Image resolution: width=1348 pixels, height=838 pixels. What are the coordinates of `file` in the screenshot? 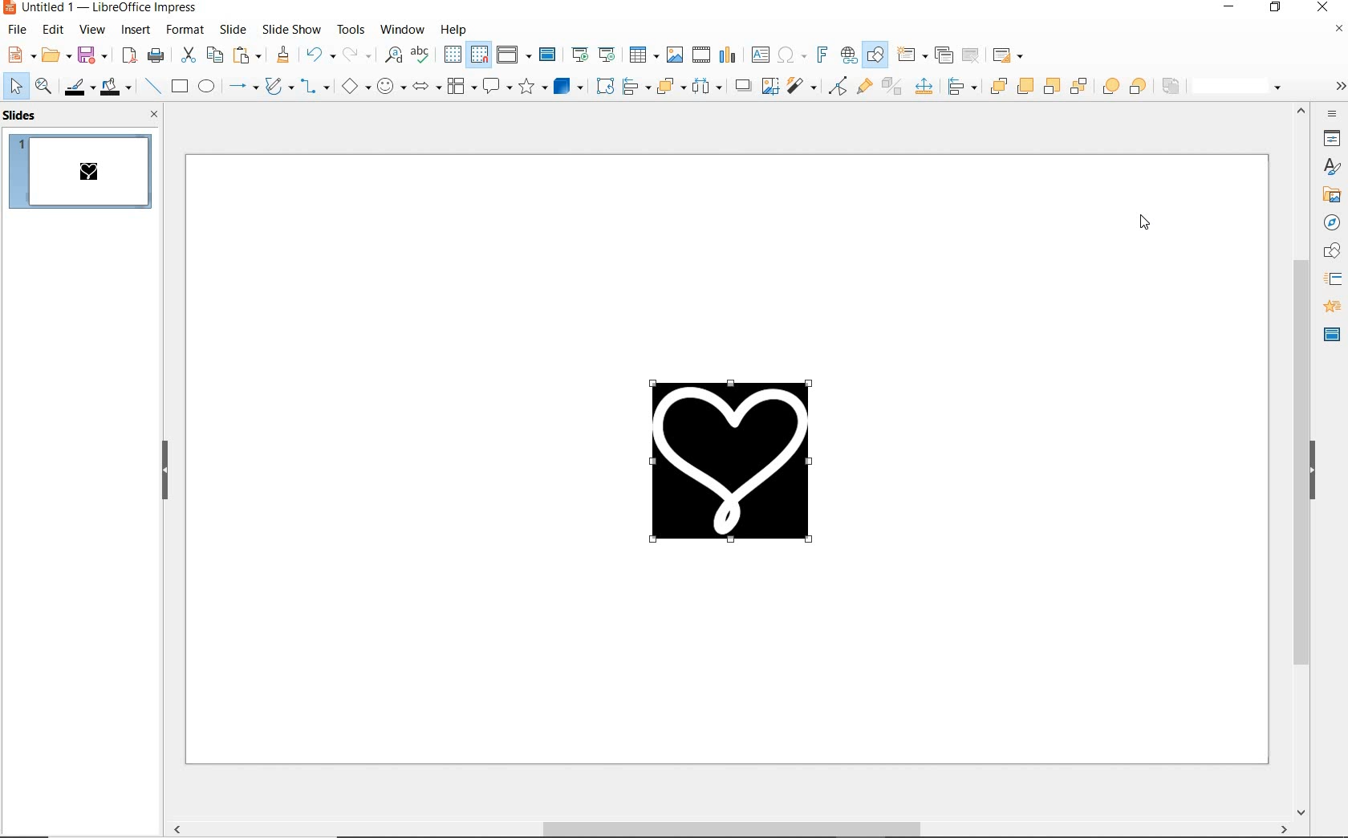 It's located at (17, 31).